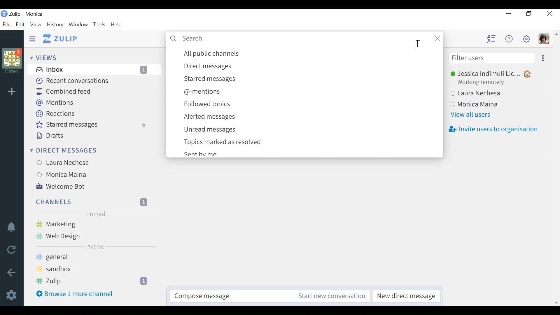 Image resolution: width=560 pixels, height=315 pixels. What do you see at coordinates (63, 151) in the screenshot?
I see `Direct messages` at bounding box center [63, 151].